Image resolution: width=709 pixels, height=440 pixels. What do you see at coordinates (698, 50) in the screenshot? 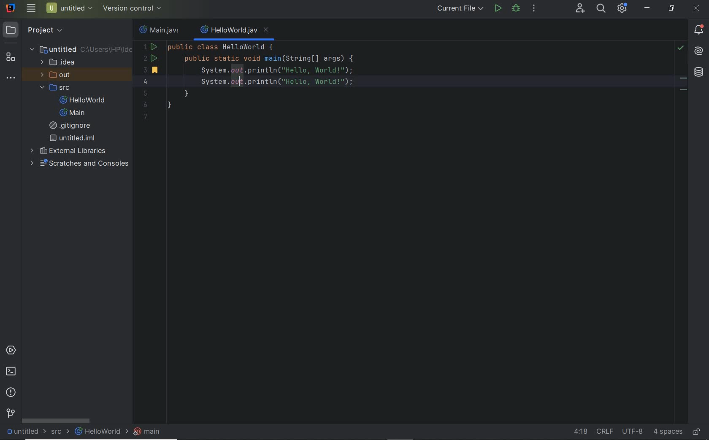
I see `AI Assistant` at bounding box center [698, 50].